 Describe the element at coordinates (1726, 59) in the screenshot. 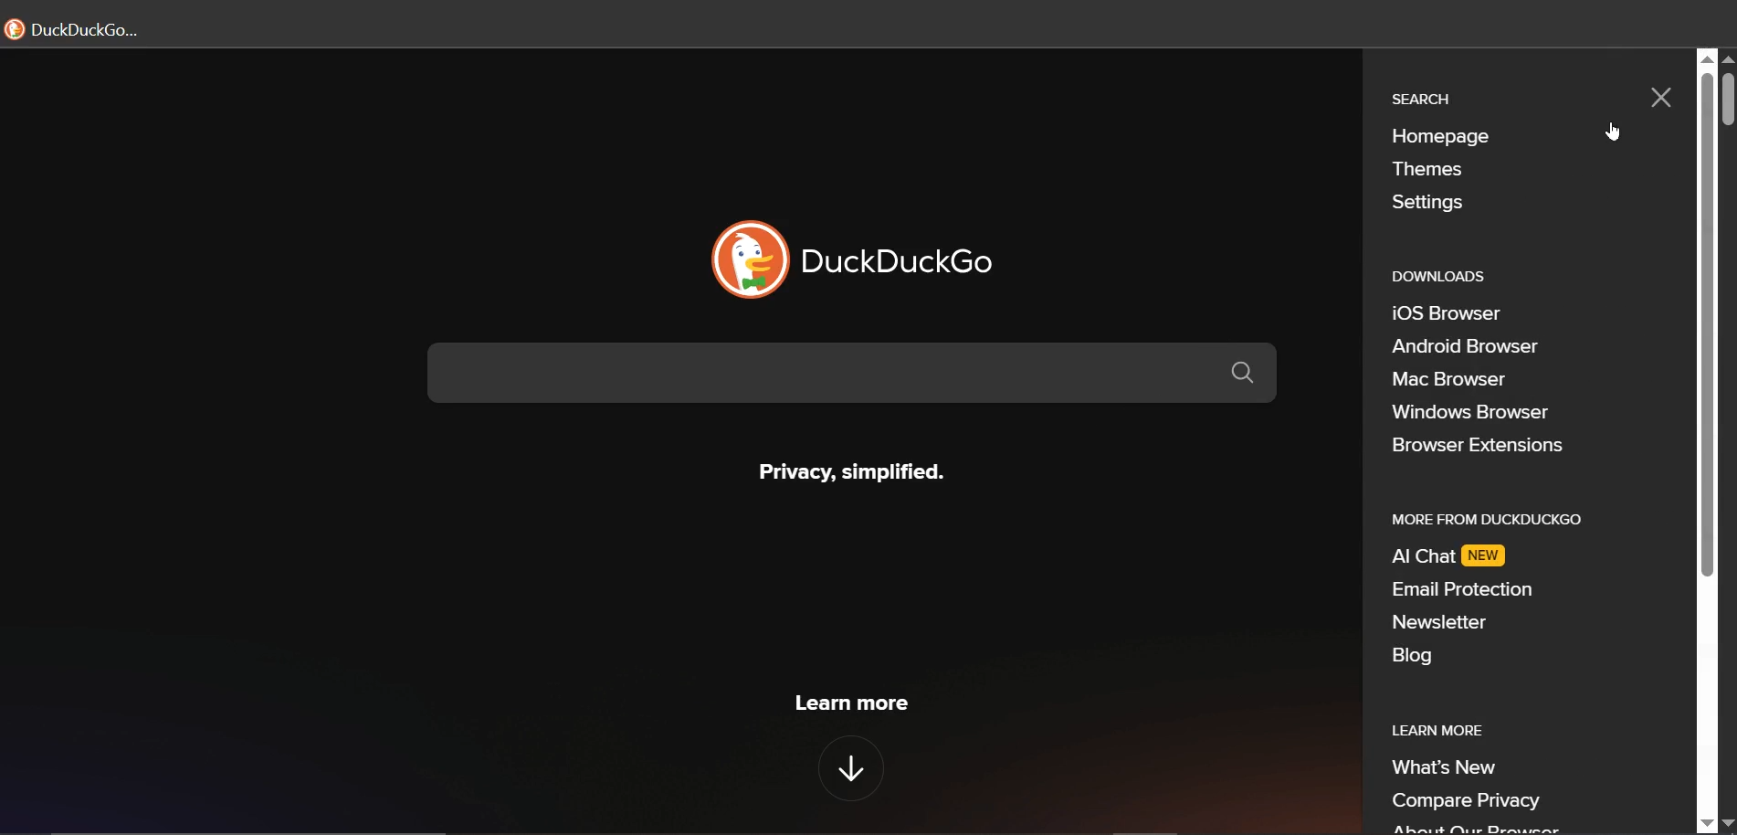

I see `scroll up` at that location.